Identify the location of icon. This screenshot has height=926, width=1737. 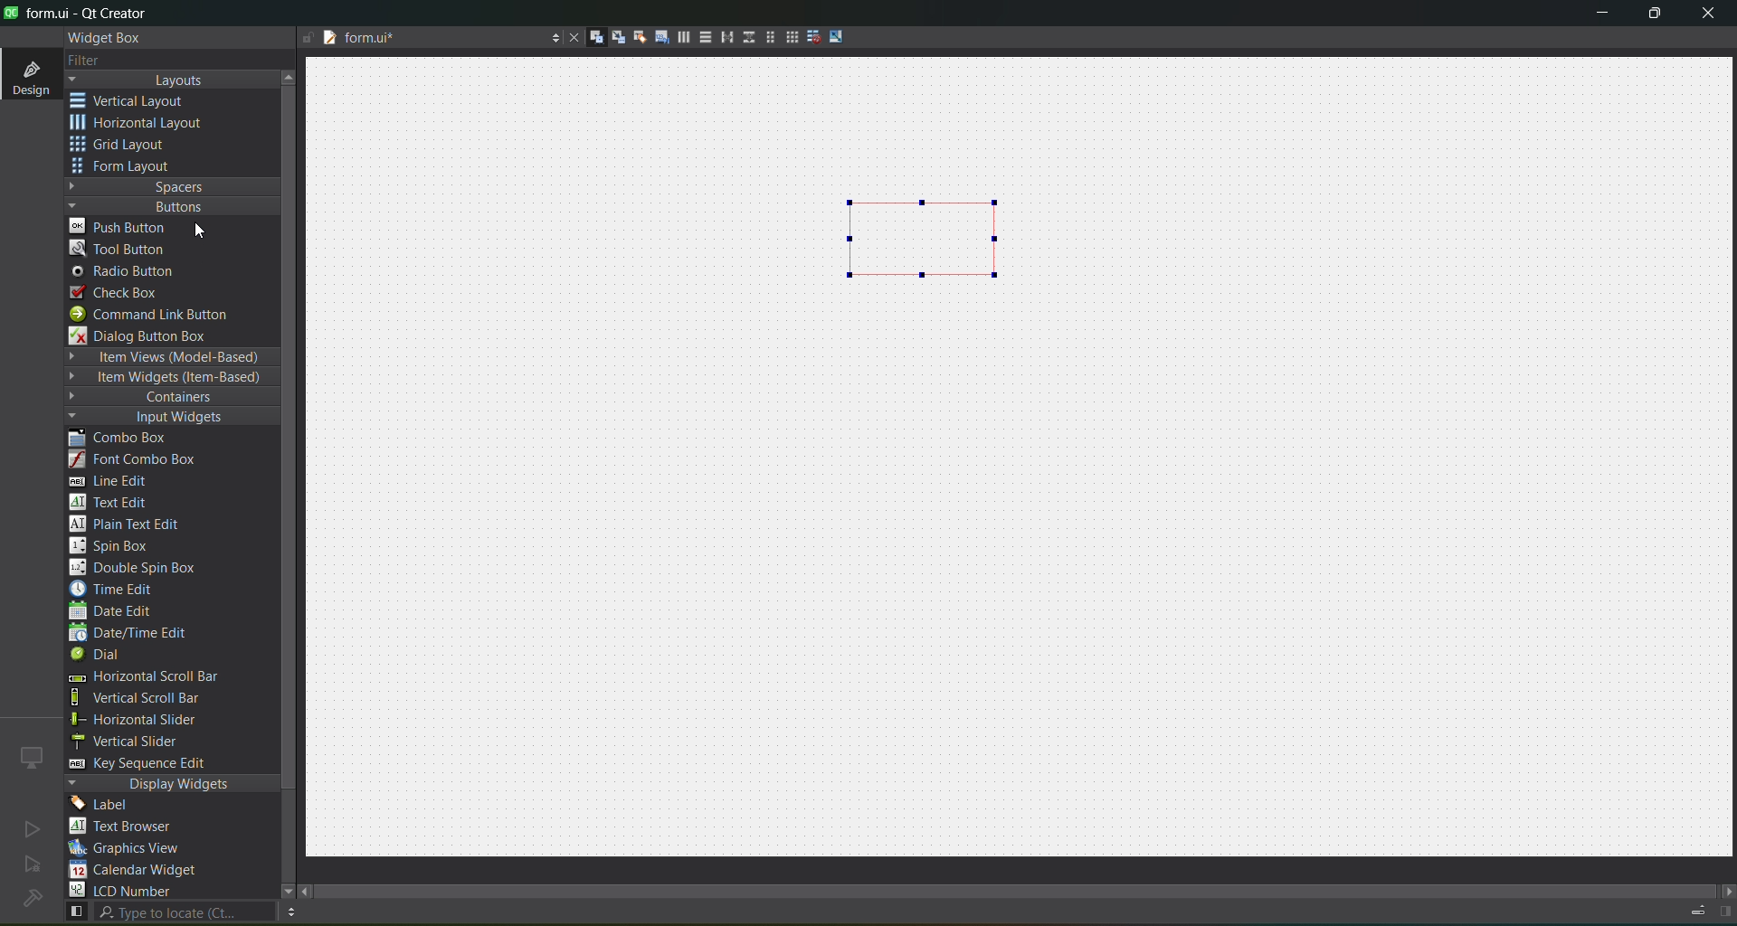
(33, 757).